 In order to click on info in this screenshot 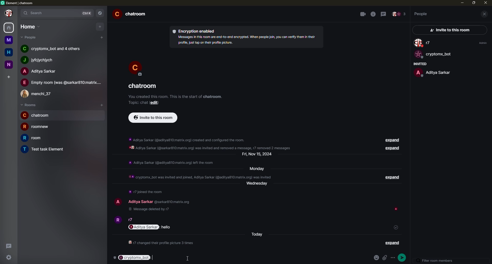, I will do `click(199, 176)`.